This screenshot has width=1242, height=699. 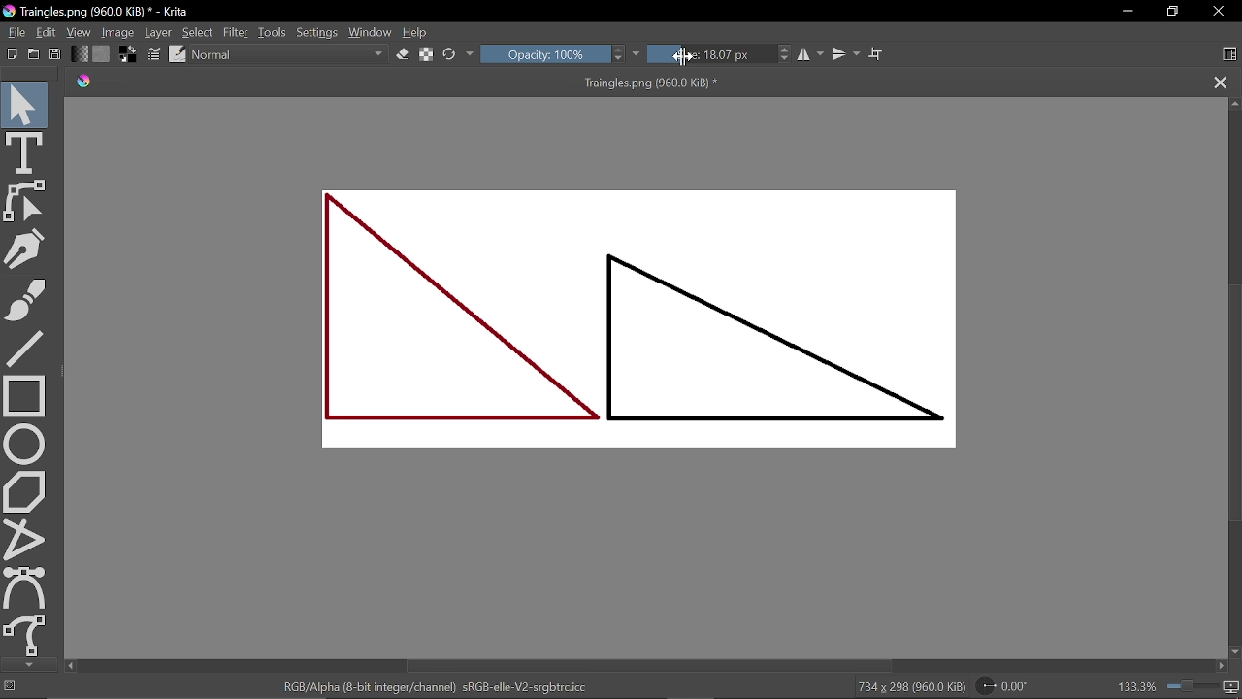 I want to click on Move up, so click(x=1234, y=105).